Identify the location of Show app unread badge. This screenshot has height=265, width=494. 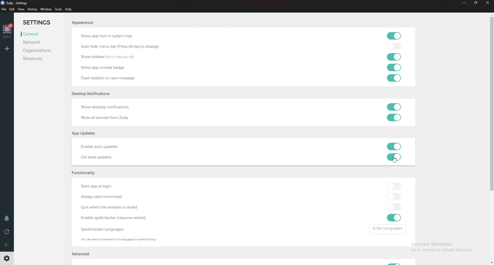
(105, 67).